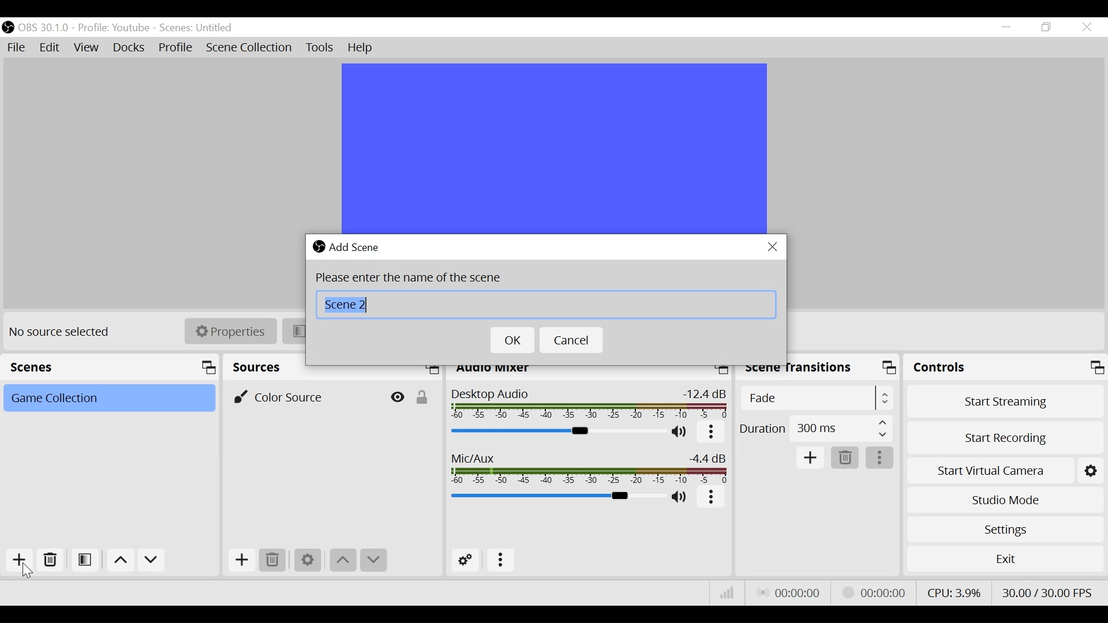 The image size is (1108, 623). I want to click on move up, so click(342, 561).